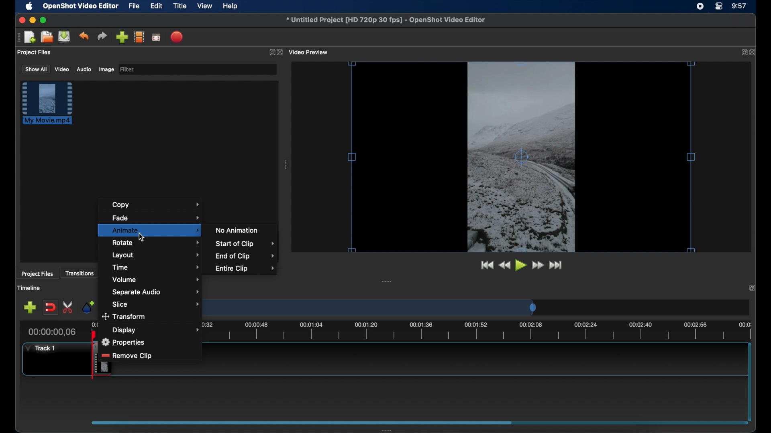 This screenshot has width=771, height=433. Describe the element at coordinates (80, 273) in the screenshot. I see `transitions` at that location.